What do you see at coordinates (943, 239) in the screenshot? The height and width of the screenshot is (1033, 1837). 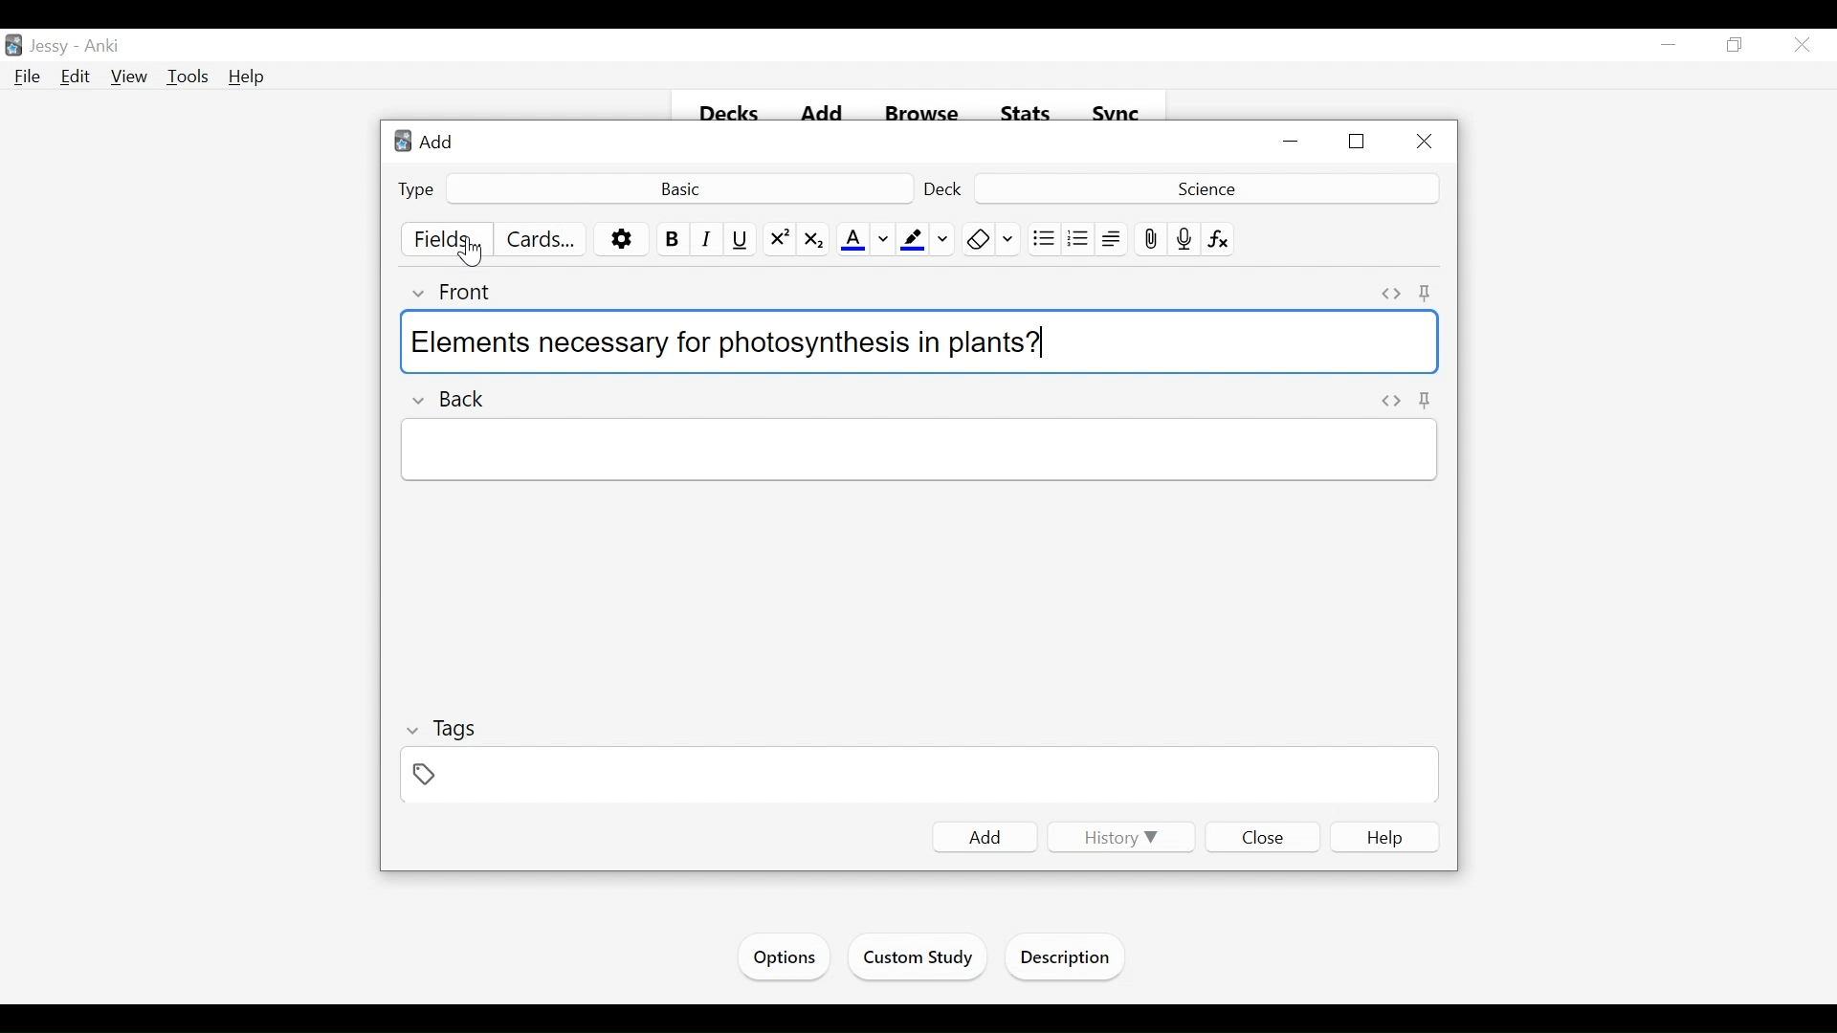 I see `Change Color` at bounding box center [943, 239].